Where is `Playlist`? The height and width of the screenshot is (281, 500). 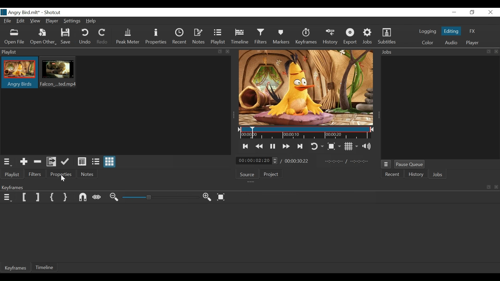 Playlist is located at coordinates (218, 37).